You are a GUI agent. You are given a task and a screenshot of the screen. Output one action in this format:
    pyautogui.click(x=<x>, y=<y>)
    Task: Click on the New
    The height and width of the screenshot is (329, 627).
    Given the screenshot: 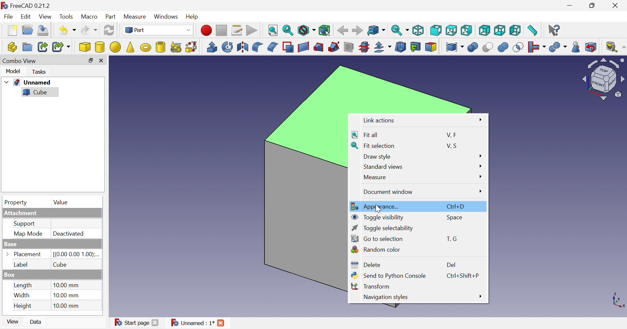 What is the action you would take?
    pyautogui.click(x=13, y=30)
    